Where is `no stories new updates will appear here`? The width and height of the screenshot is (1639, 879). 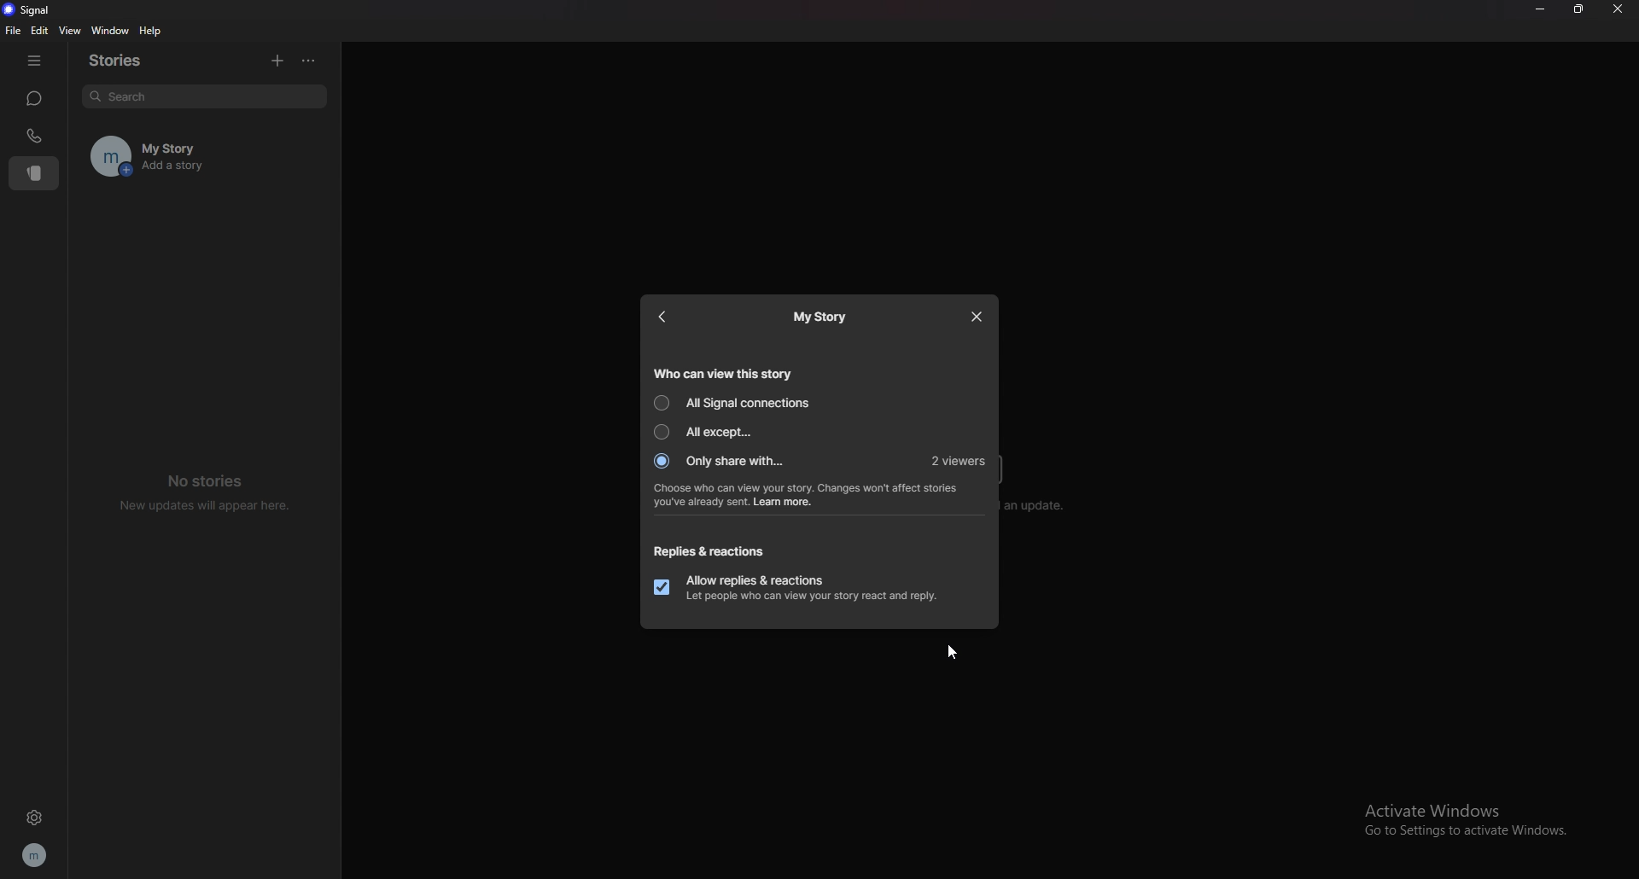
no stories new updates will appear here is located at coordinates (201, 493).